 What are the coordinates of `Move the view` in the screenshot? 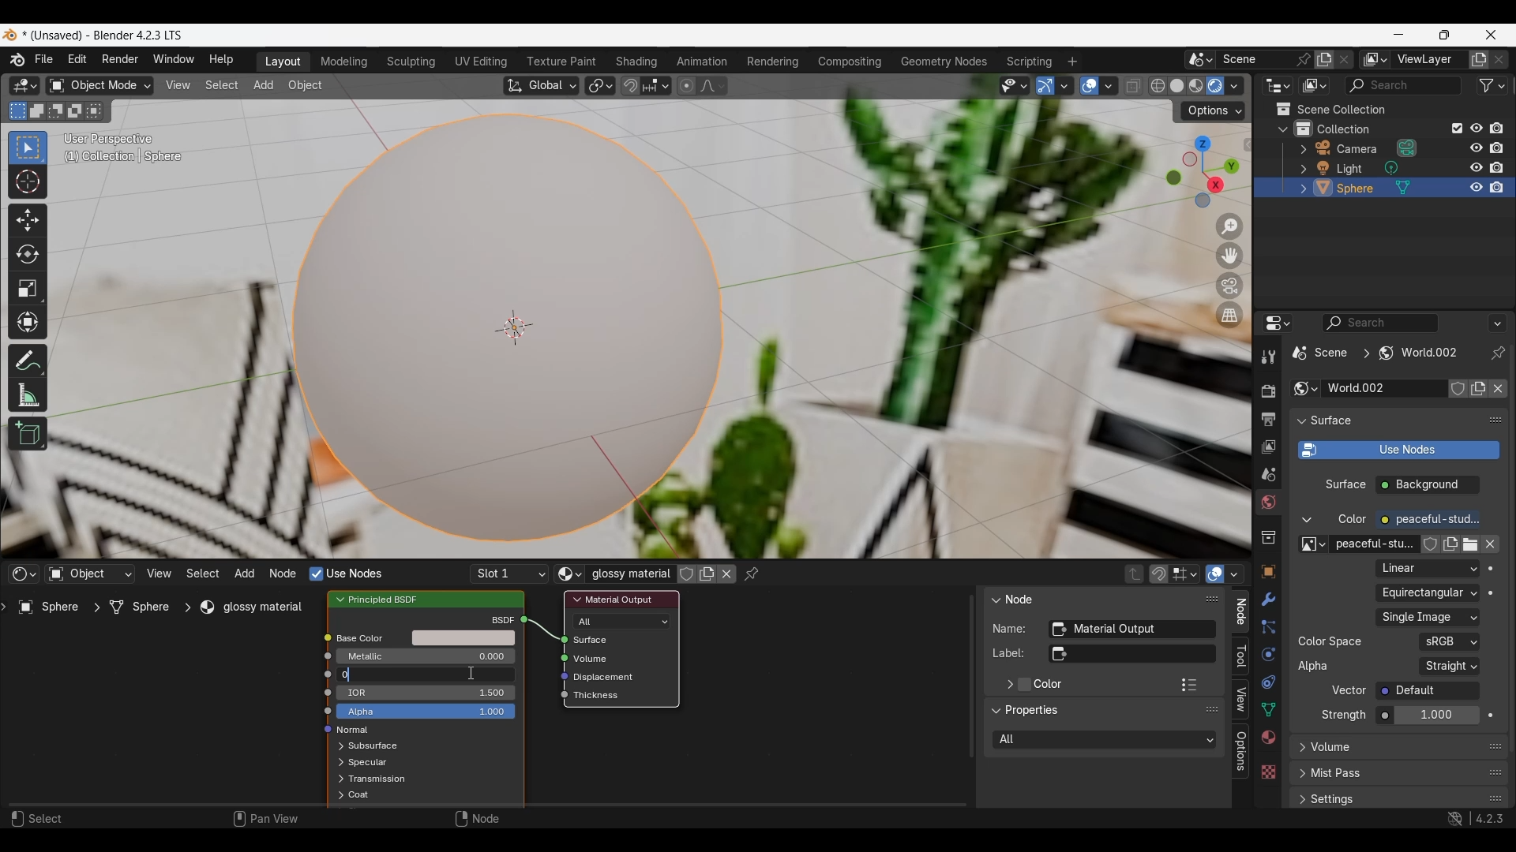 It's located at (1229, 256).